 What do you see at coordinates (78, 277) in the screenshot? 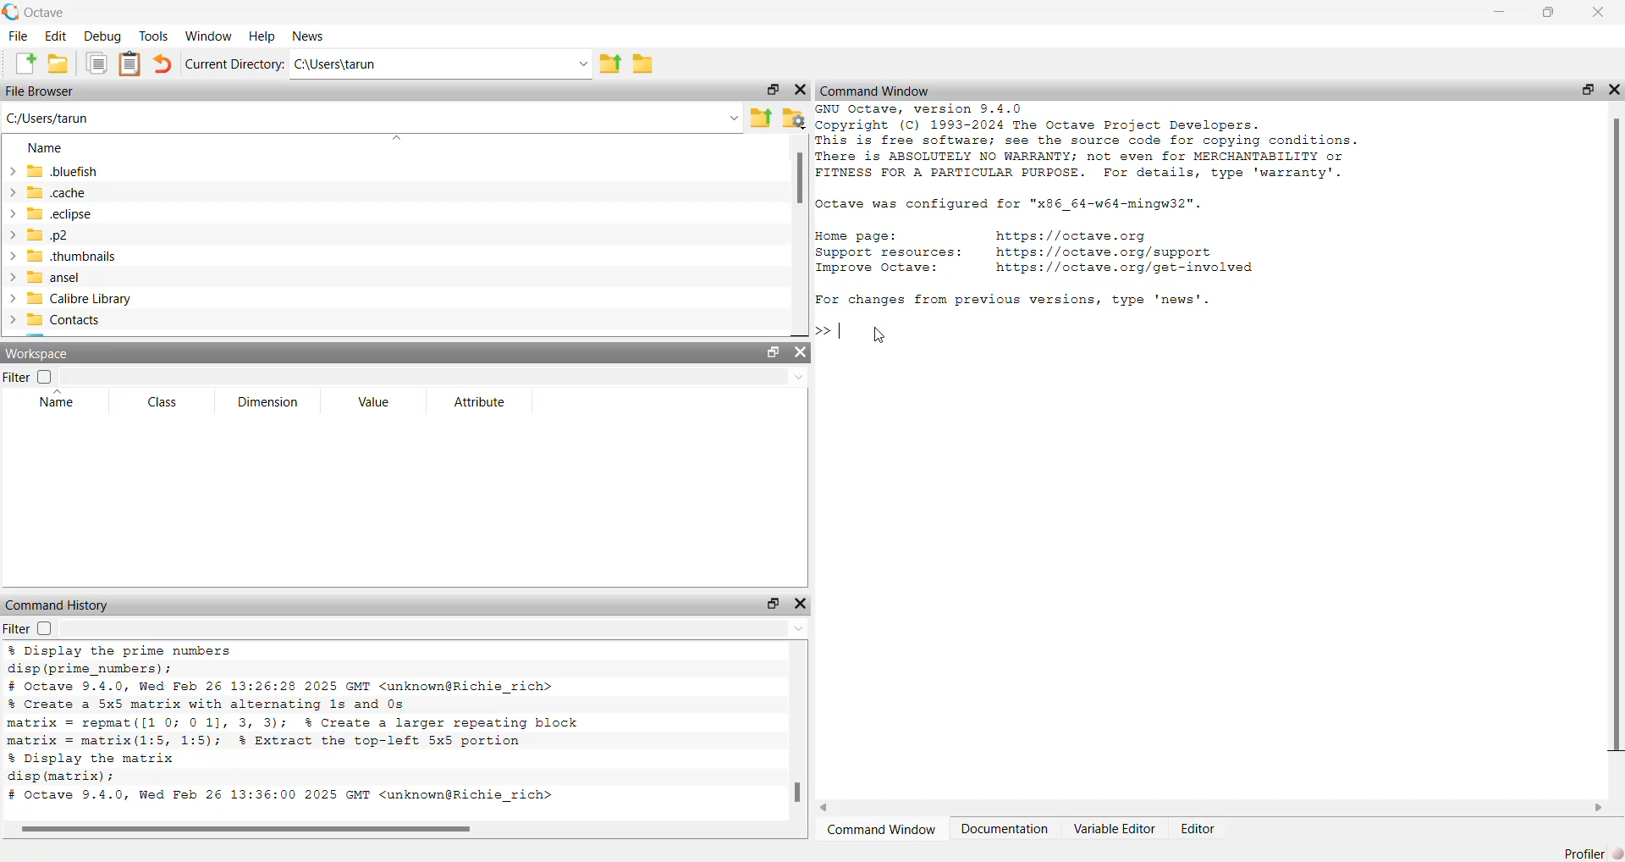
I see `ansel` at bounding box center [78, 277].